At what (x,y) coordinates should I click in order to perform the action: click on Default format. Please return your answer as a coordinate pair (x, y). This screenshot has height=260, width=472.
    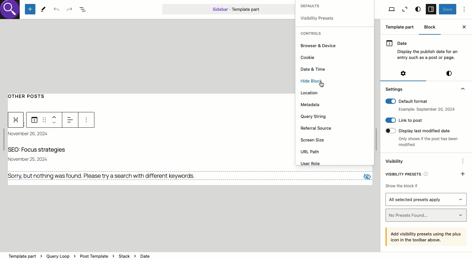
    Looking at the image, I should click on (420, 101).